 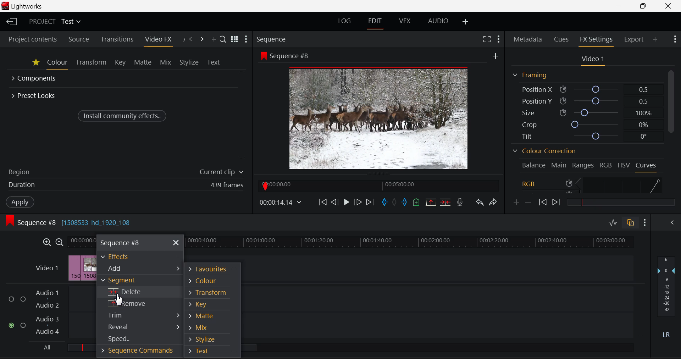 I want to click on Transform, so click(x=90, y=63).